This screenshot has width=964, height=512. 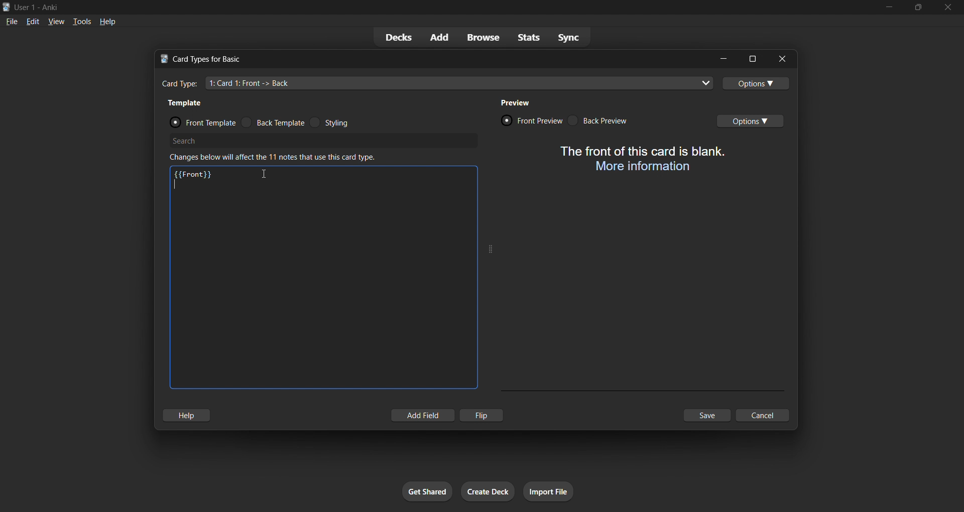 What do you see at coordinates (437, 36) in the screenshot?
I see `add` at bounding box center [437, 36].